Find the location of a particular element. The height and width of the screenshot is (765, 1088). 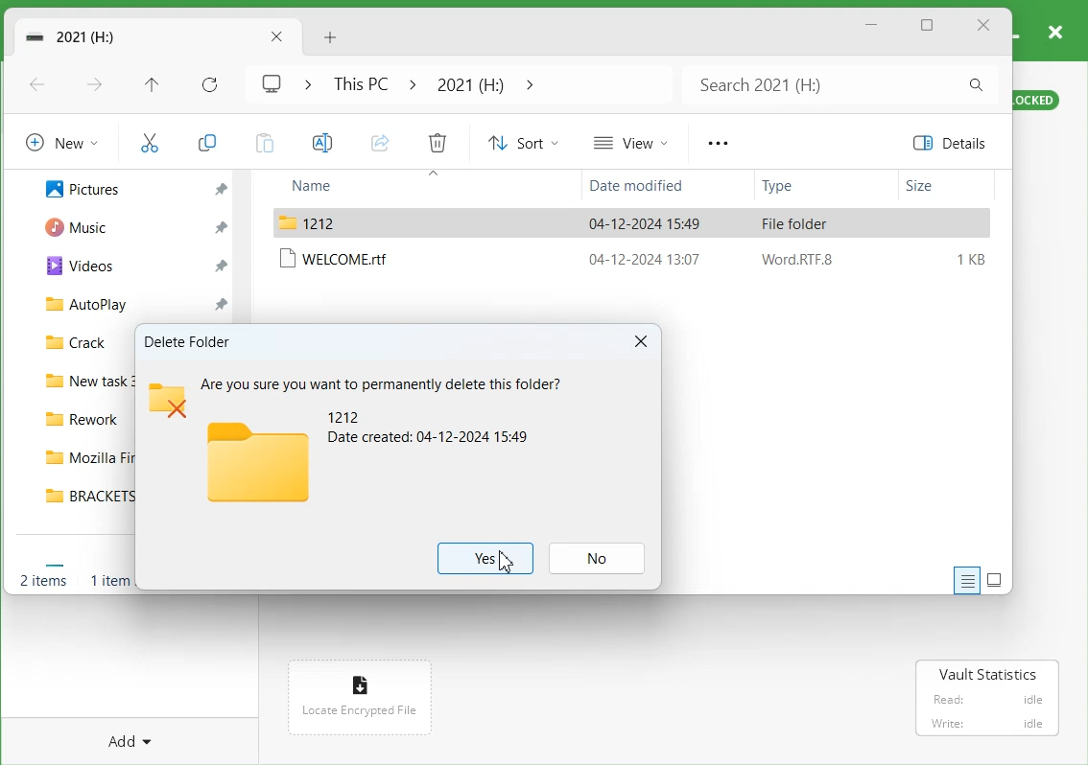

Up to recent file is located at coordinates (151, 84).